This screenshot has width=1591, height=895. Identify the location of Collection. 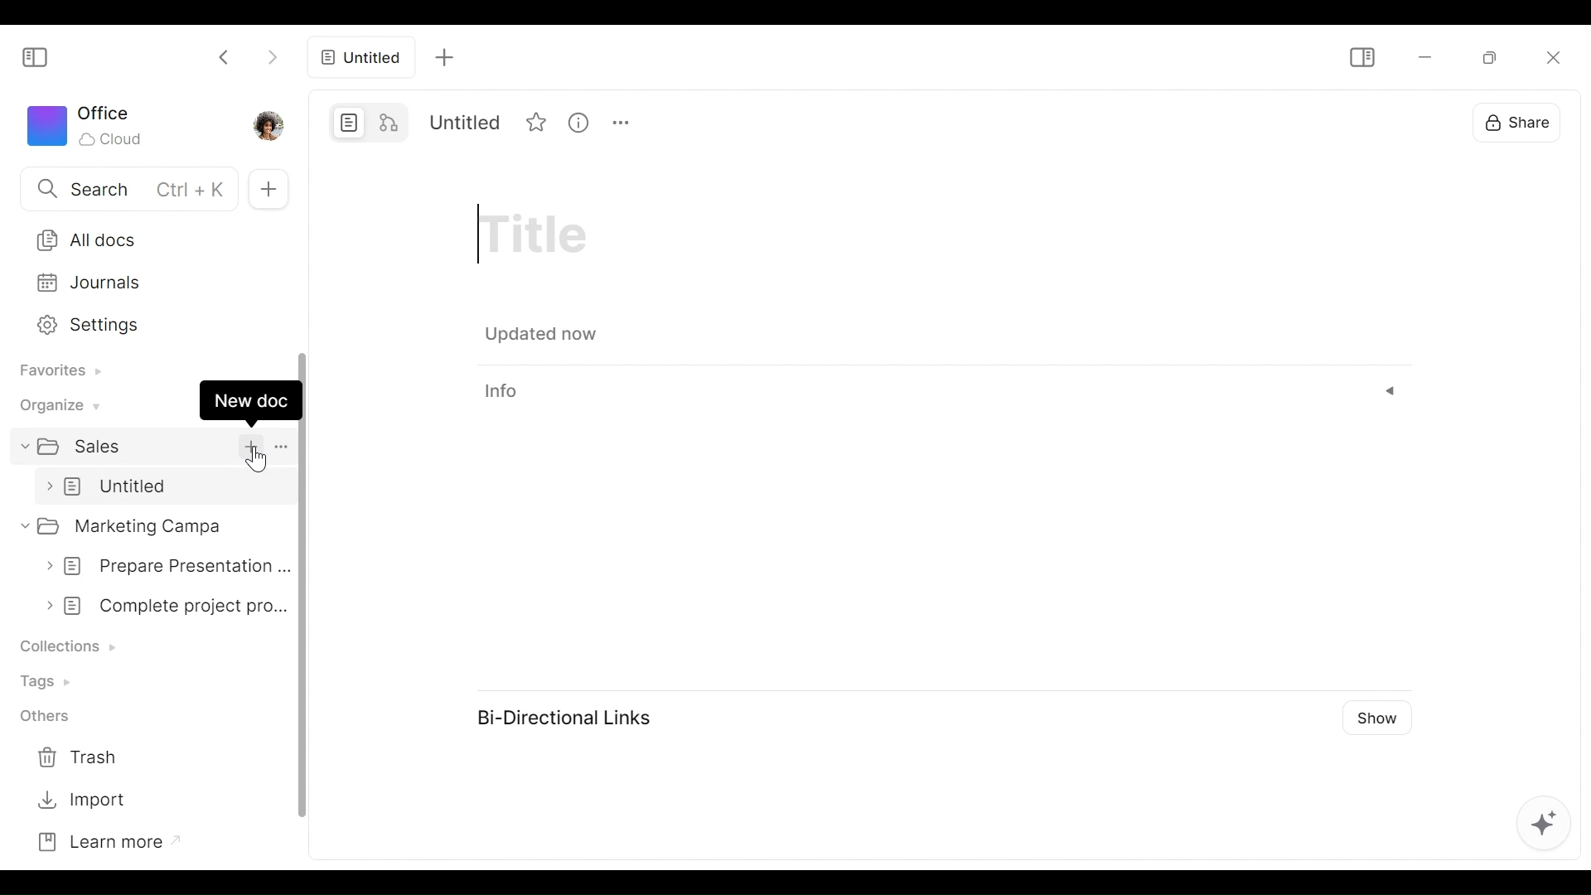
(76, 645).